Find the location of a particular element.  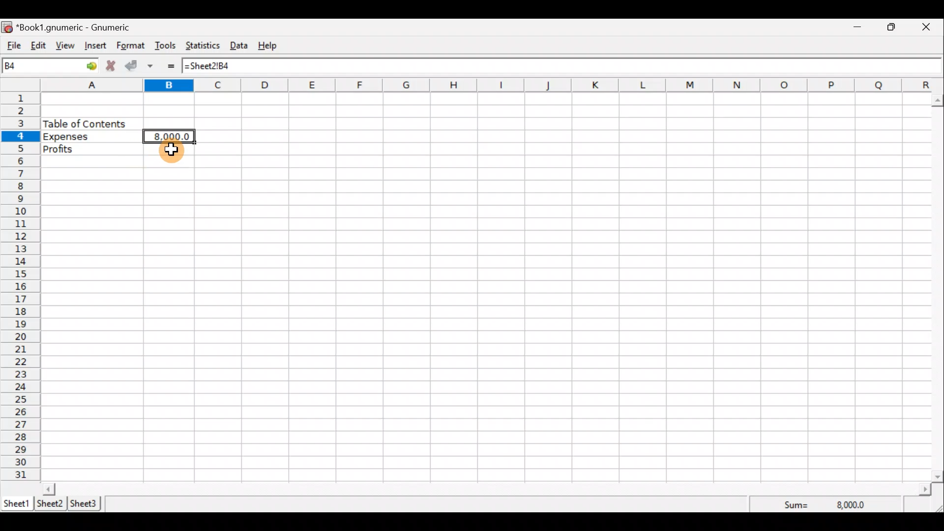

scroll down is located at coordinates (938, 476).